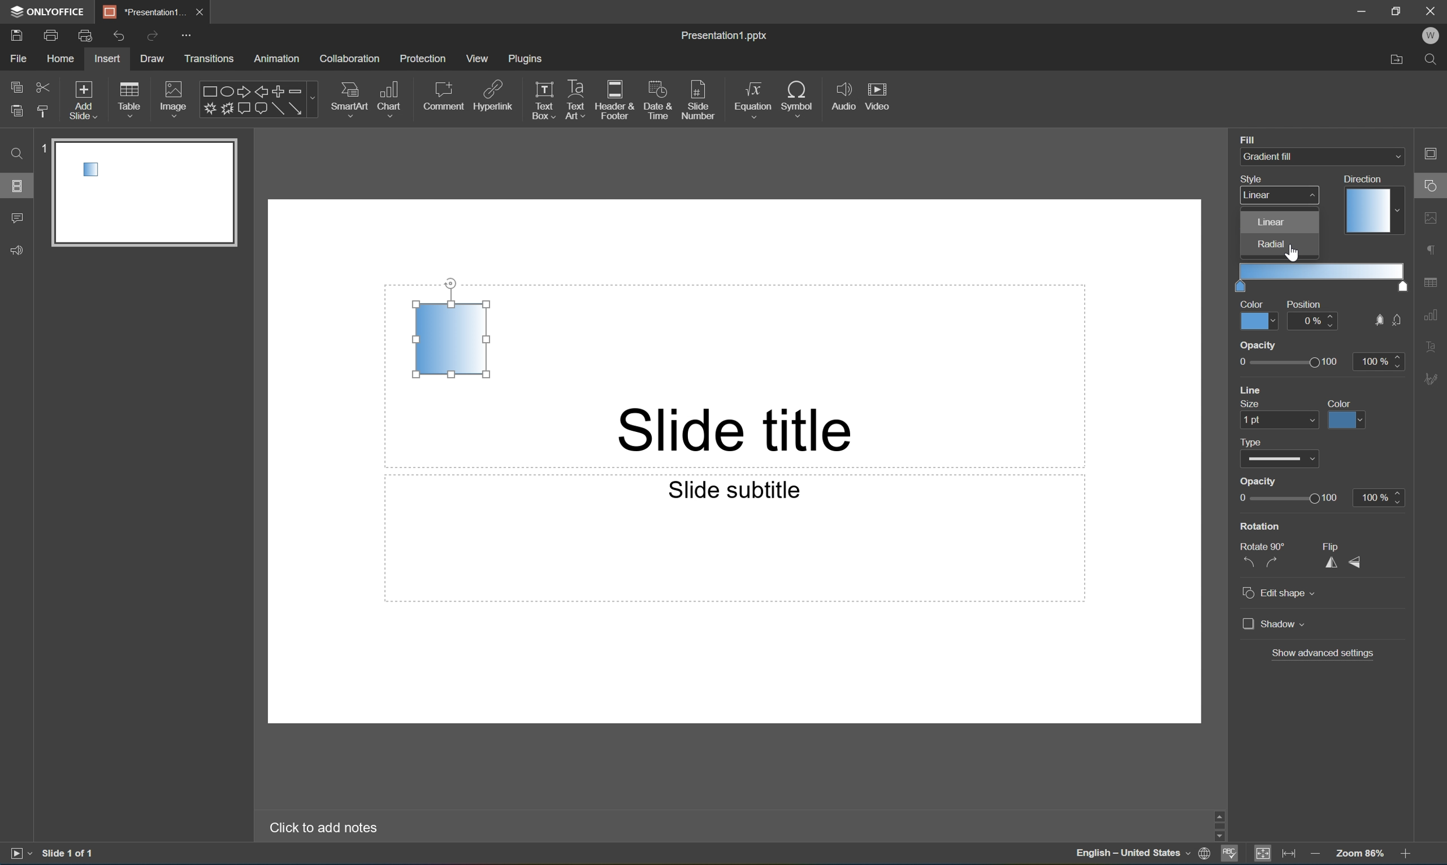 The width and height of the screenshot is (1447, 865). I want to click on Arrow, so click(296, 108).